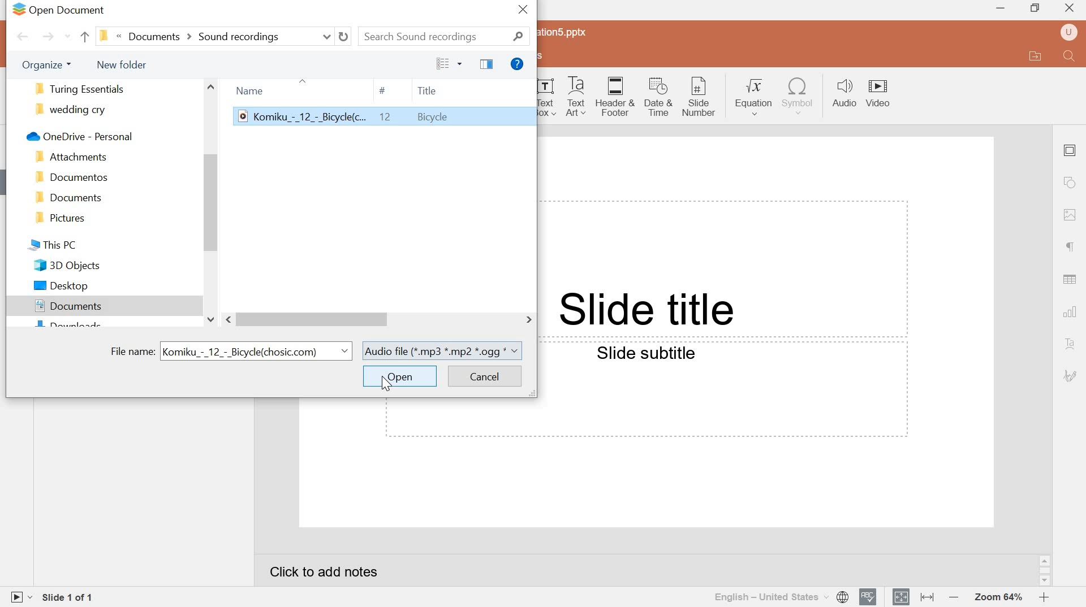 Image resolution: width=1086 pixels, height=607 pixels. Describe the element at coordinates (62, 219) in the screenshot. I see `pictures folder` at that location.